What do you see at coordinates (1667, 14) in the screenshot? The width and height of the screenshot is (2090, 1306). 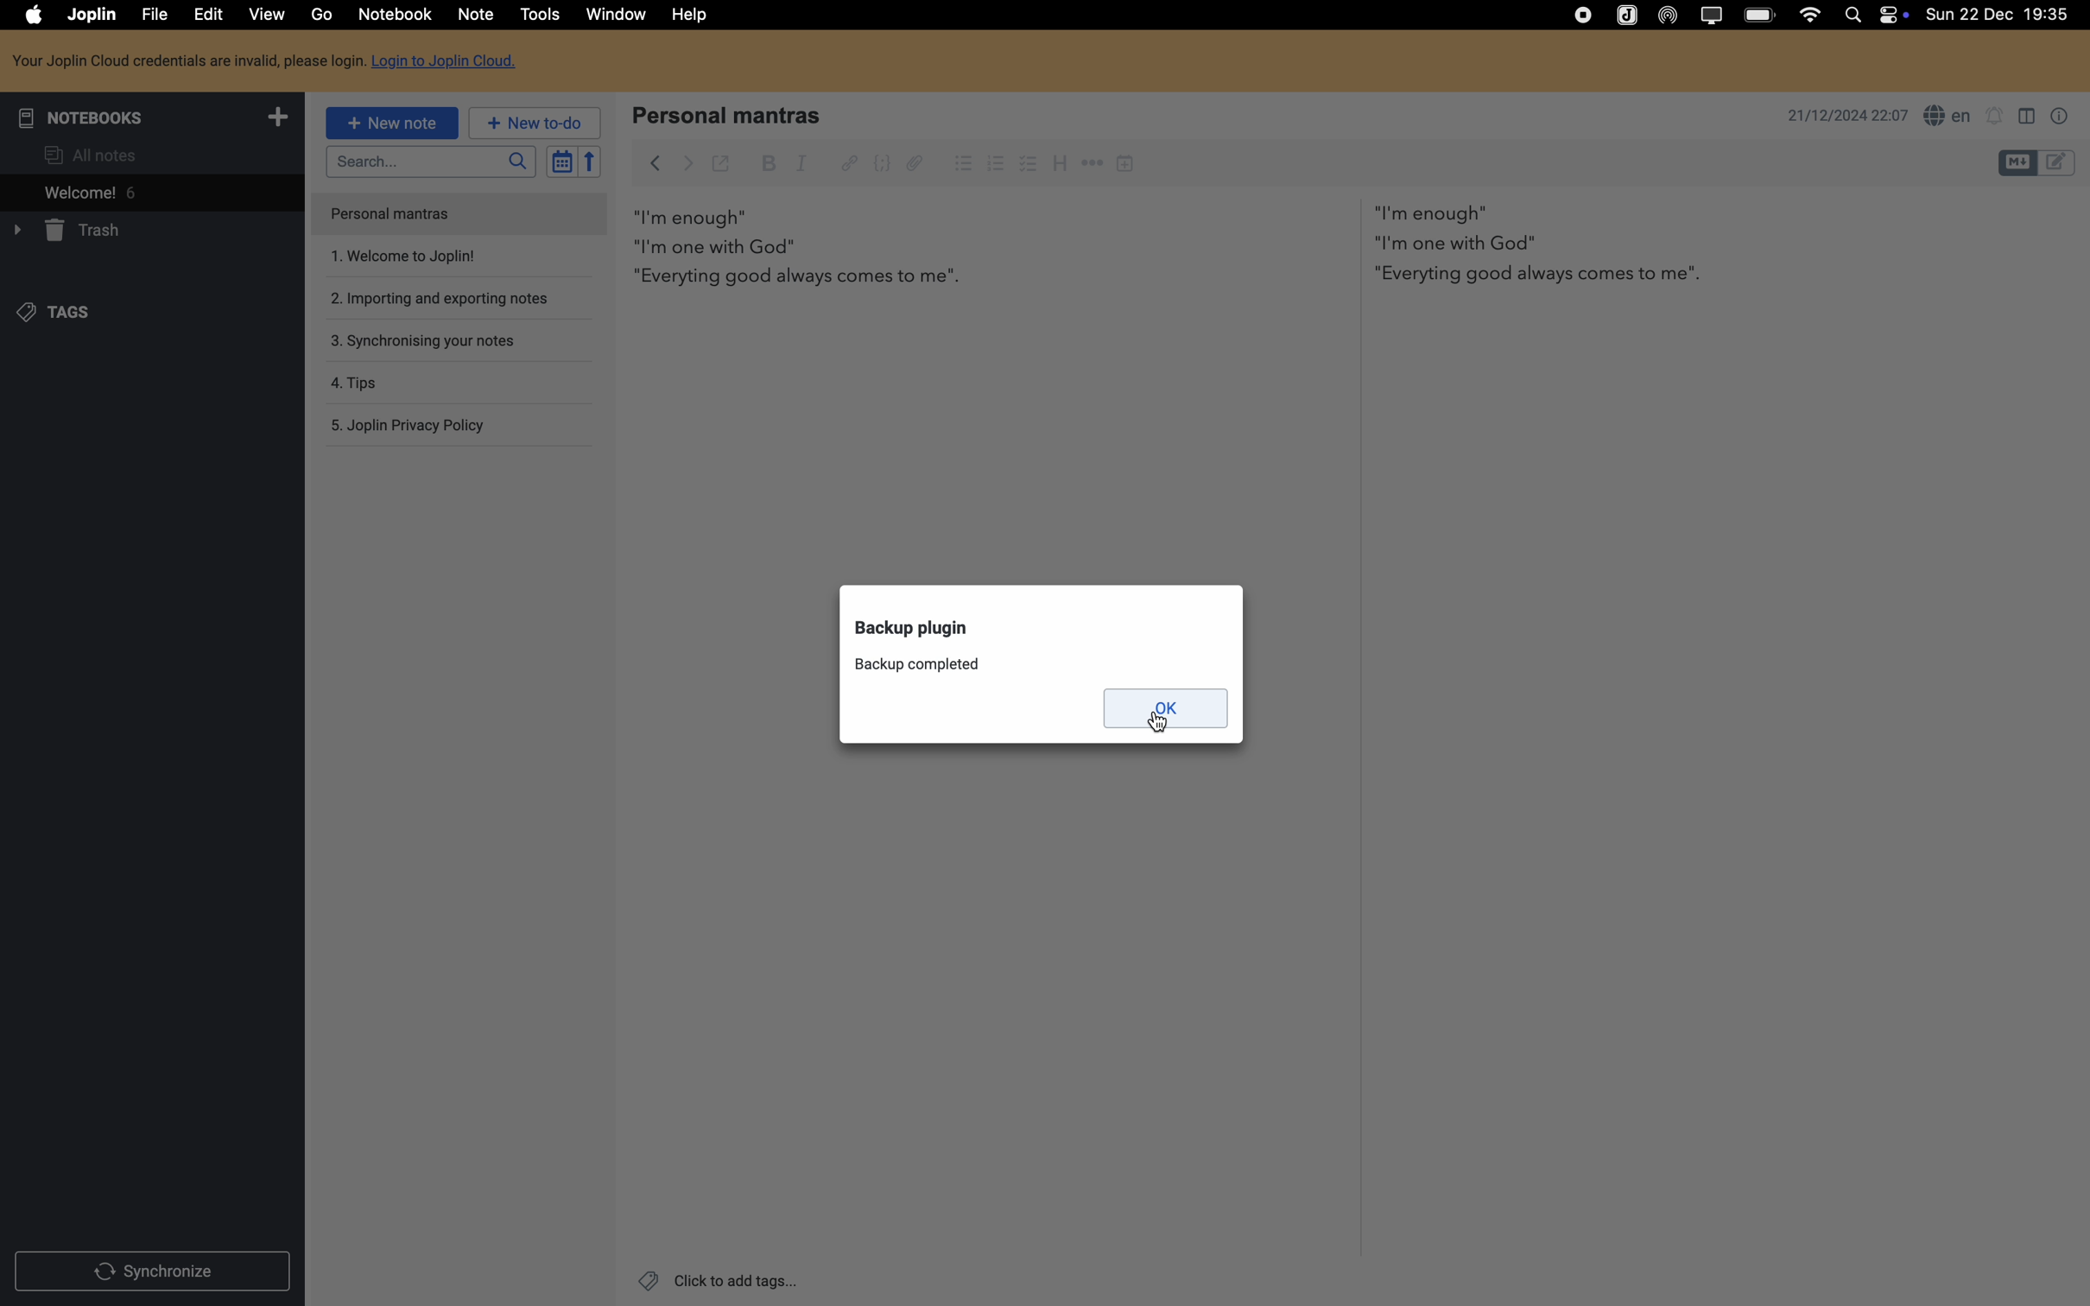 I see `Airdrop` at bounding box center [1667, 14].